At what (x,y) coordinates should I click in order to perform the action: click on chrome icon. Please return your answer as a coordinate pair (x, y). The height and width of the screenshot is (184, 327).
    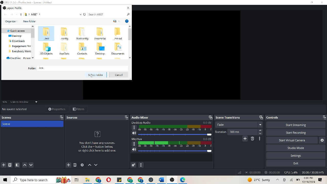
    Looking at the image, I should click on (136, 180).